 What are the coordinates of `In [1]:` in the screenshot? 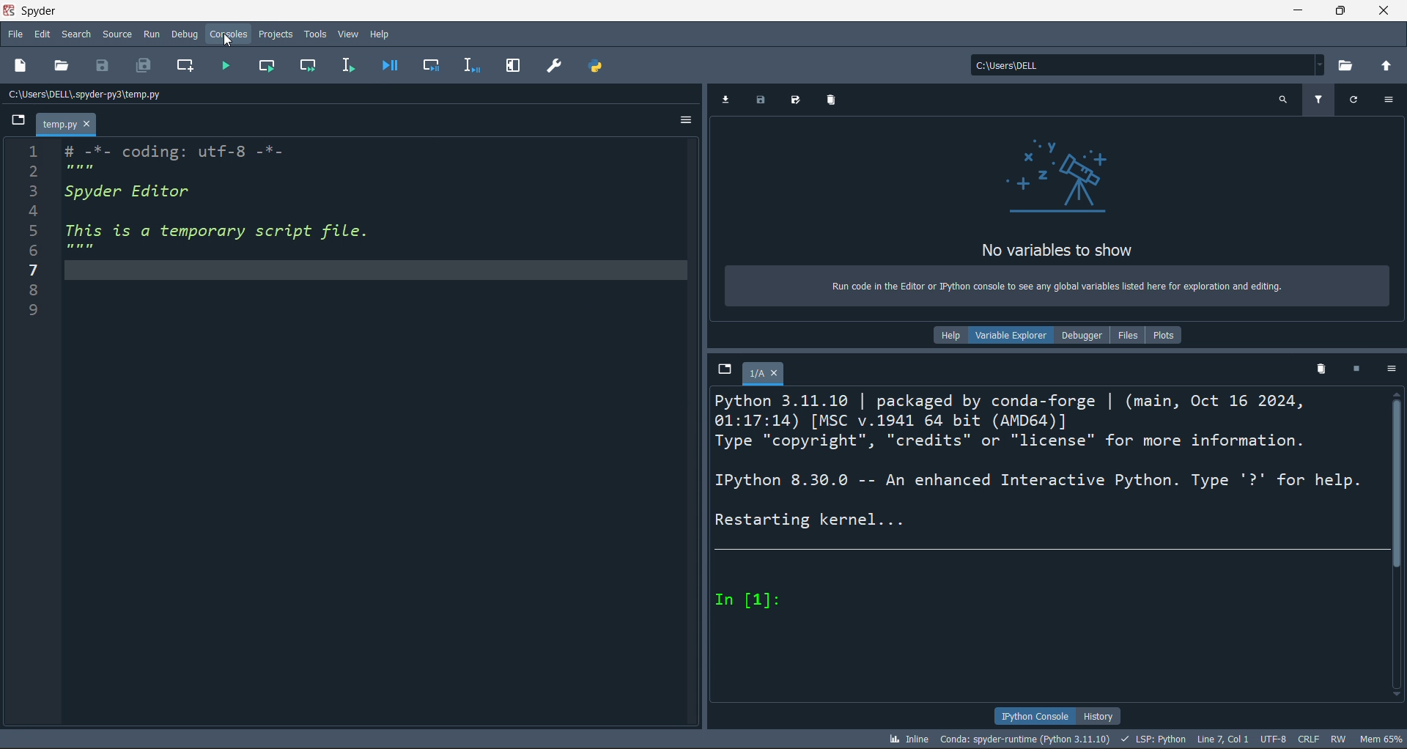 It's located at (753, 600).